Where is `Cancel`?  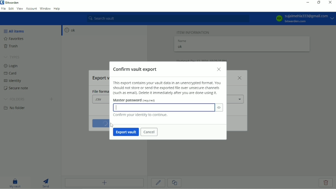
Cancel is located at coordinates (150, 132).